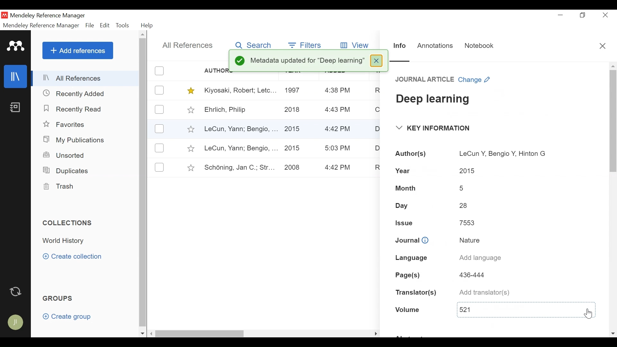 This screenshot has width=617, height=347. What do you see at coordinates (588, 314) in the screenshot?
I see `Cursor` at bounding box center [588, 314].